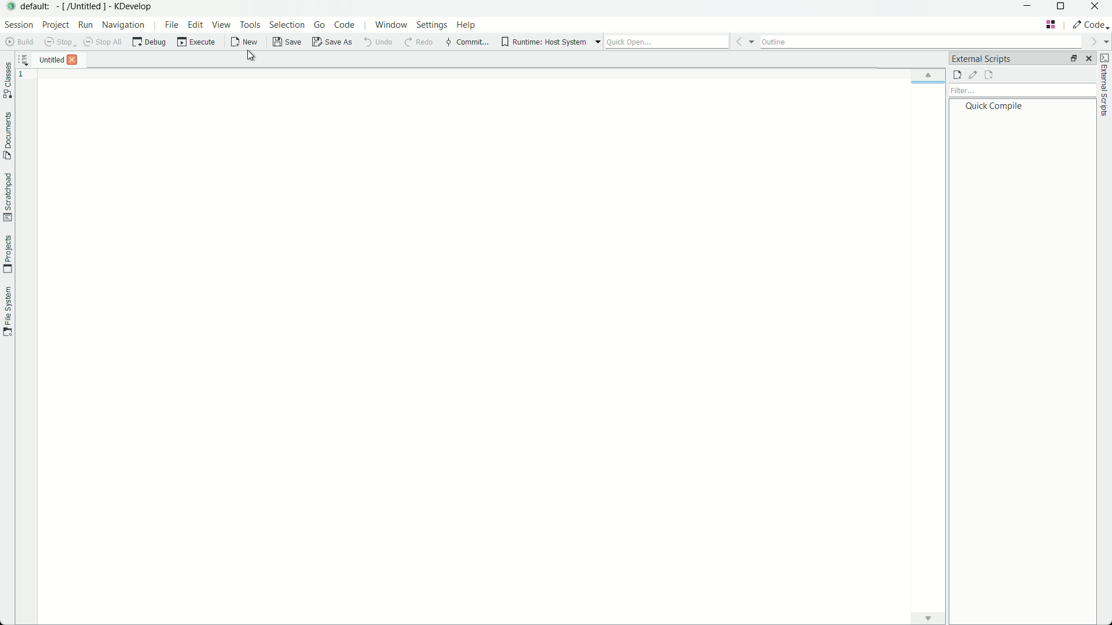  What do you see at coordinates (54, 25) in the screenshot?
I see `project menu` at bounding box center [54, 25].